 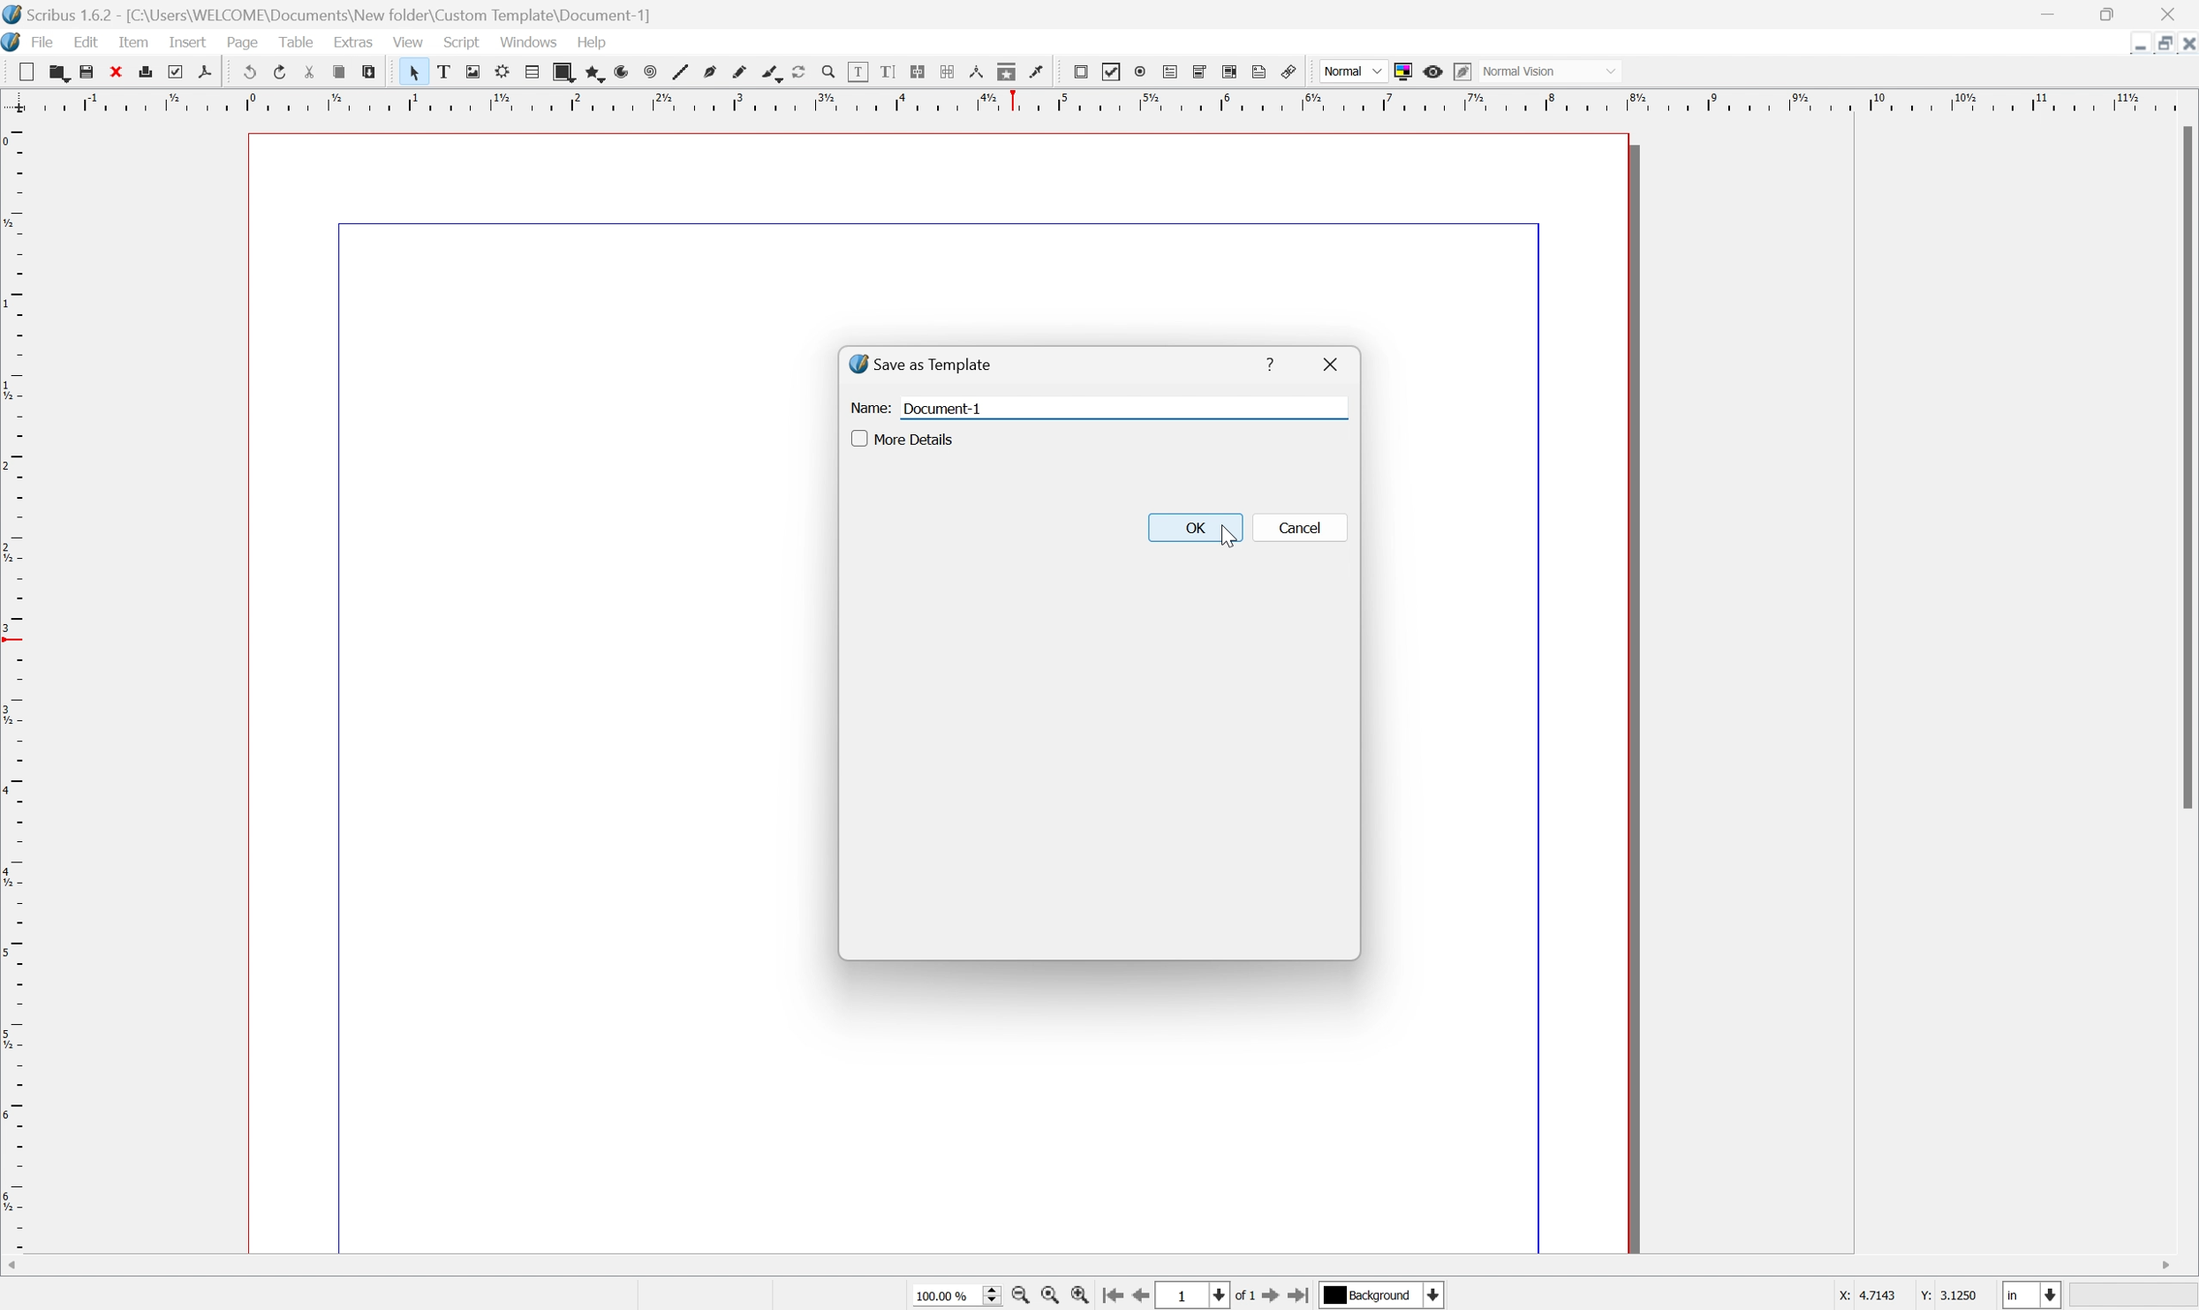 I want to click on save as pdf, so click(x=205, y=73).